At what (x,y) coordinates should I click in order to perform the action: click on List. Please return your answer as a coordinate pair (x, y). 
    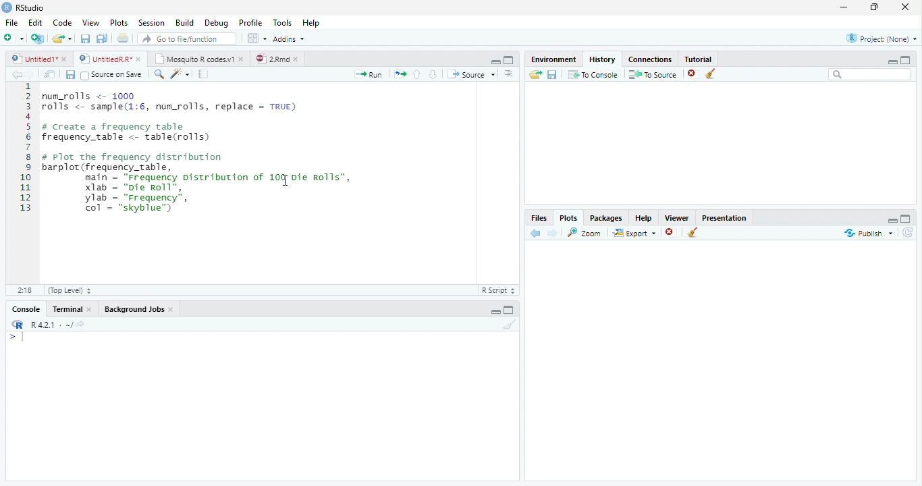
    Looking at the image, I should click on (510, 75).